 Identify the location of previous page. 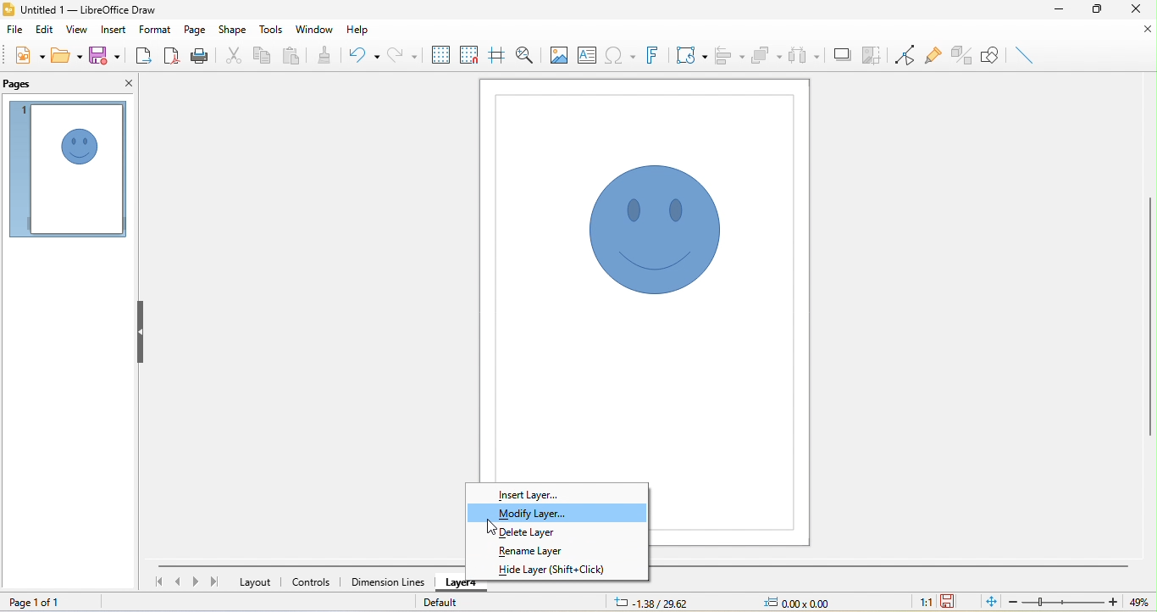
(177, 581).